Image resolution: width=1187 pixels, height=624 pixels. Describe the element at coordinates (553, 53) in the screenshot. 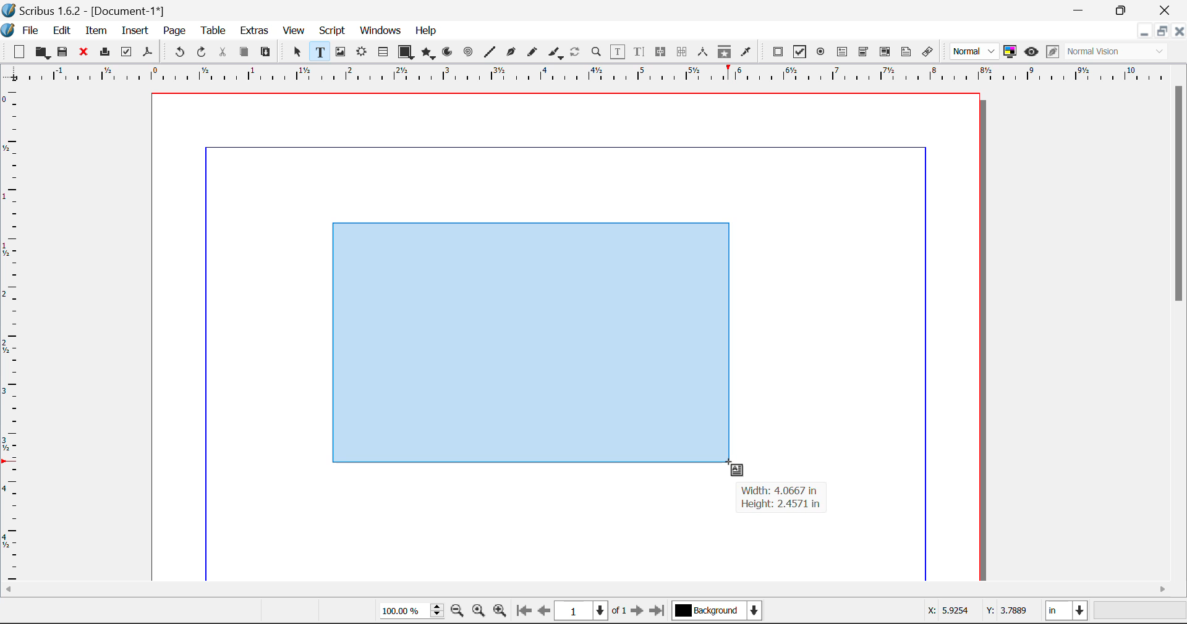

I see `Calligraphic Line` at that location.